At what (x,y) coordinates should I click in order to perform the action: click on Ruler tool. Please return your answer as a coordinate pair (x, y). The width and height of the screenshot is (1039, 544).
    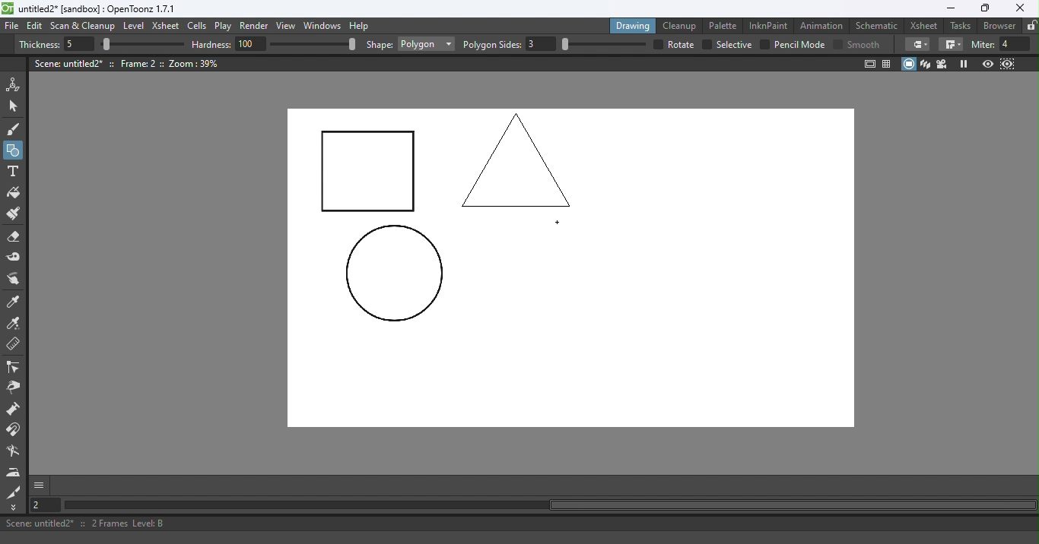
    Looking at the image, I should click on (14, 346).